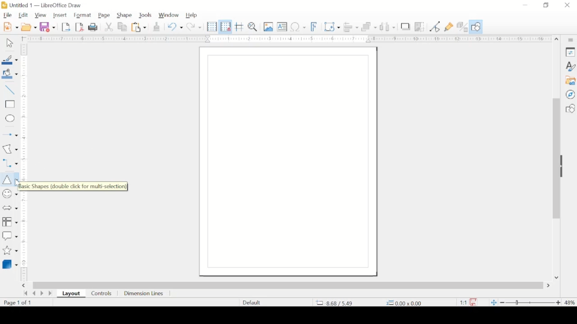 The height and width of the screenshot is (324, 577). I want to click on properties, so click(570, 52).